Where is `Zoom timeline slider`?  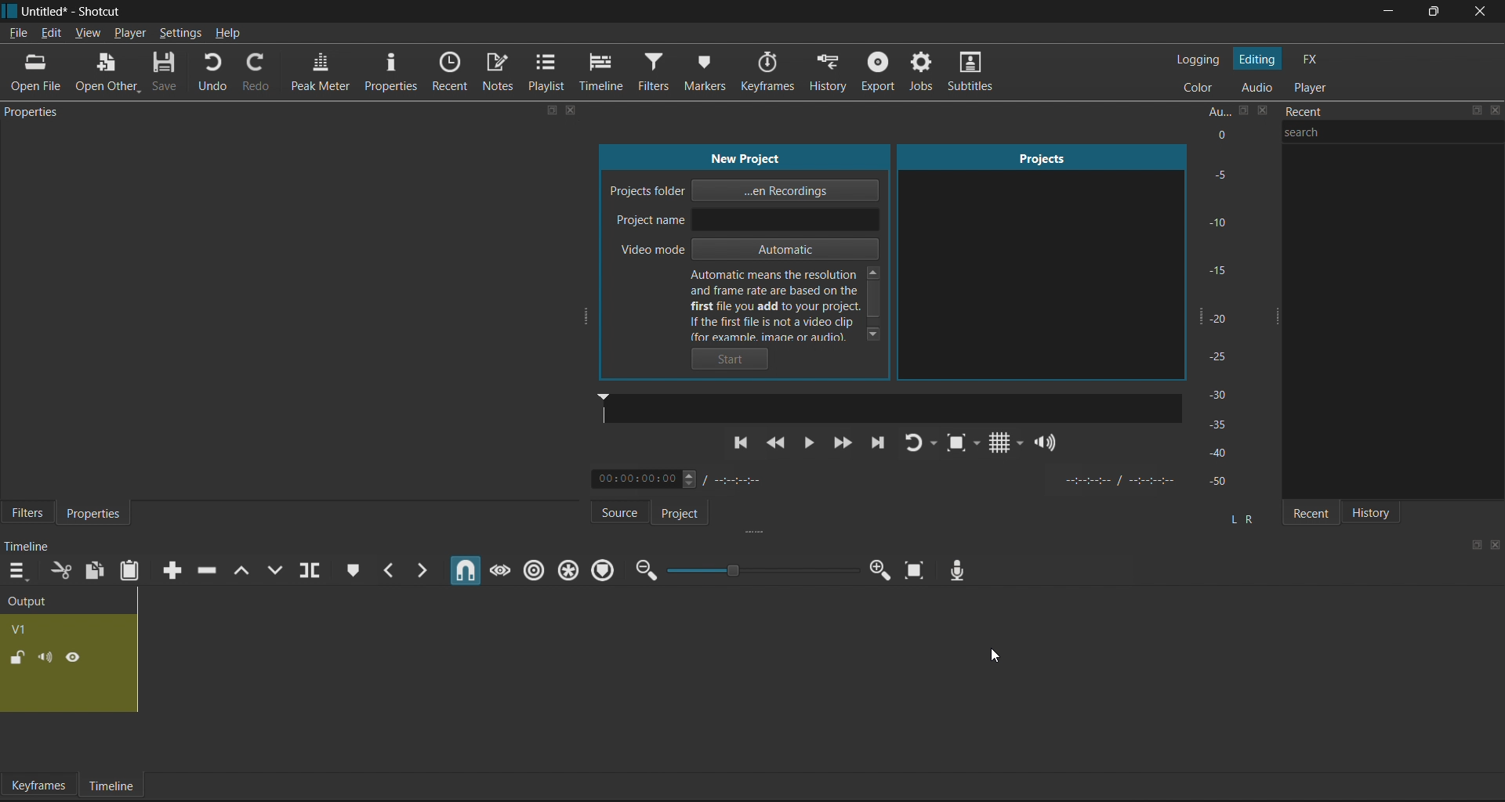 Zoom timeline slider is located at coordinates (759, 572).